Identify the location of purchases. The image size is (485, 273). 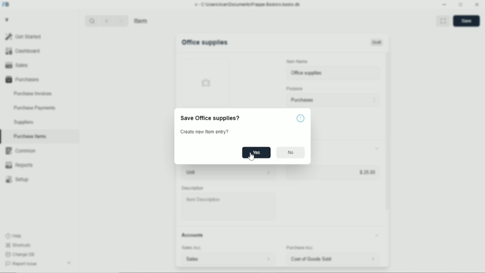
(23, 80).